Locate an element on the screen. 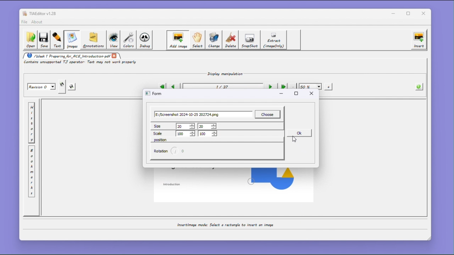 Image resolution: width=454 pixels, height=255 pixels. 20 is located at coordinates (207, 126).